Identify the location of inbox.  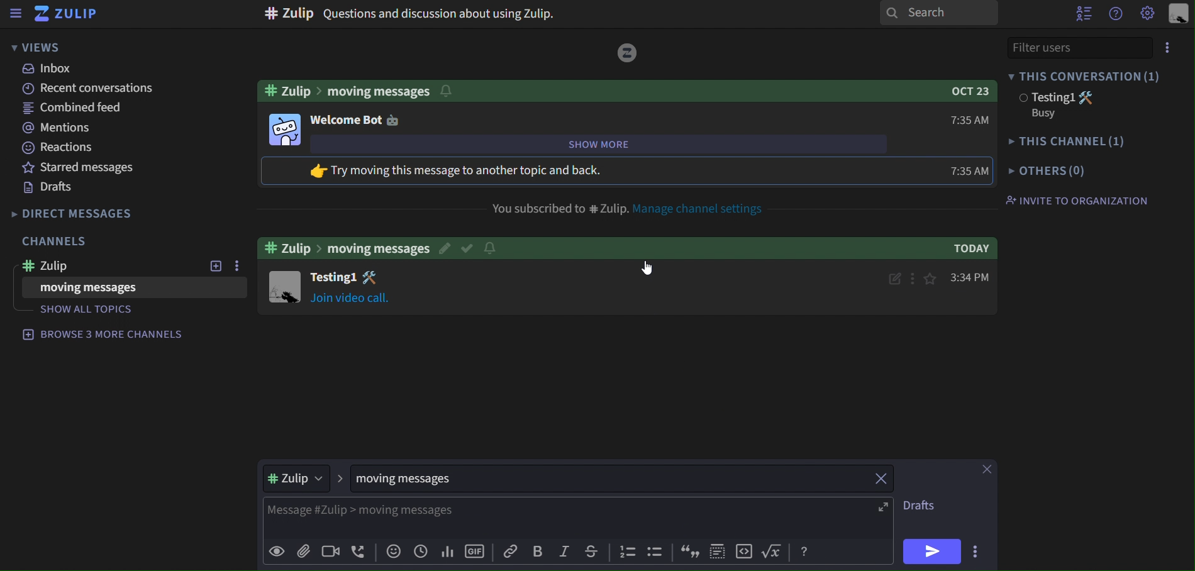
(52, 70).